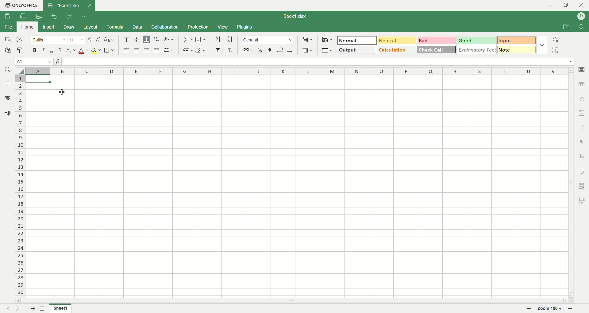 The width and height of the screenshot is (589, 313). I want to click on username, so click(582, 16).